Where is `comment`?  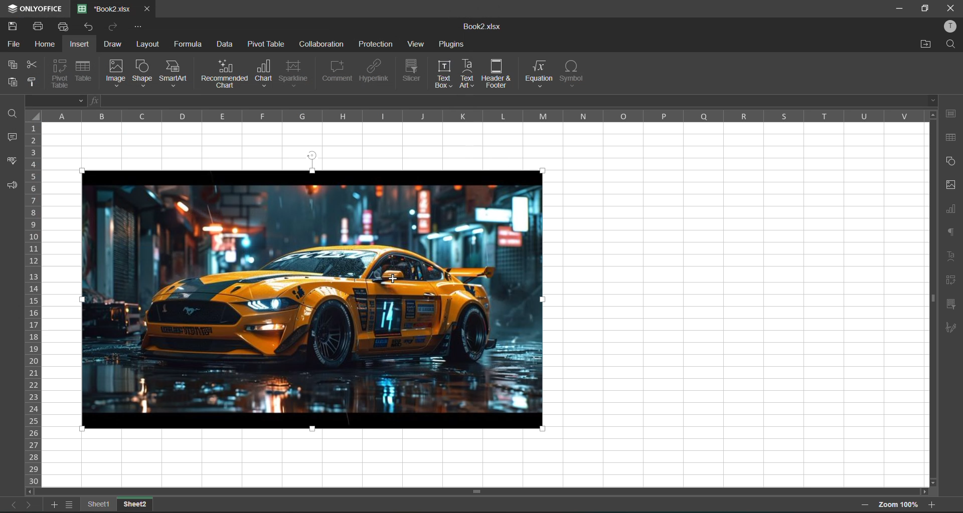 comment is located at coordinates (338, 71).